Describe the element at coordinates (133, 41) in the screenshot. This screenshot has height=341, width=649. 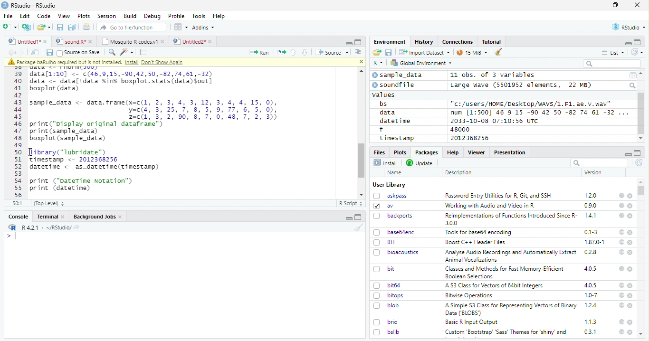
I see `Mosquito R codes.v1` at that location.